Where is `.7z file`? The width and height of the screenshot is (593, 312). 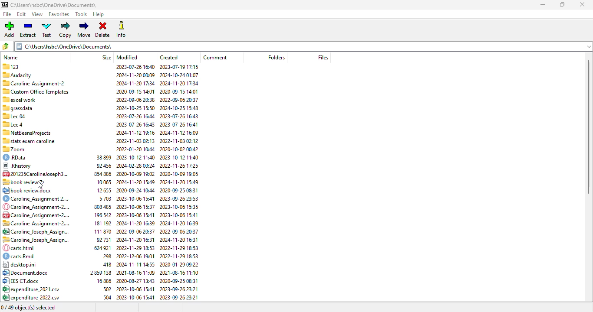
.7z file is located at coordinates (24, 183).